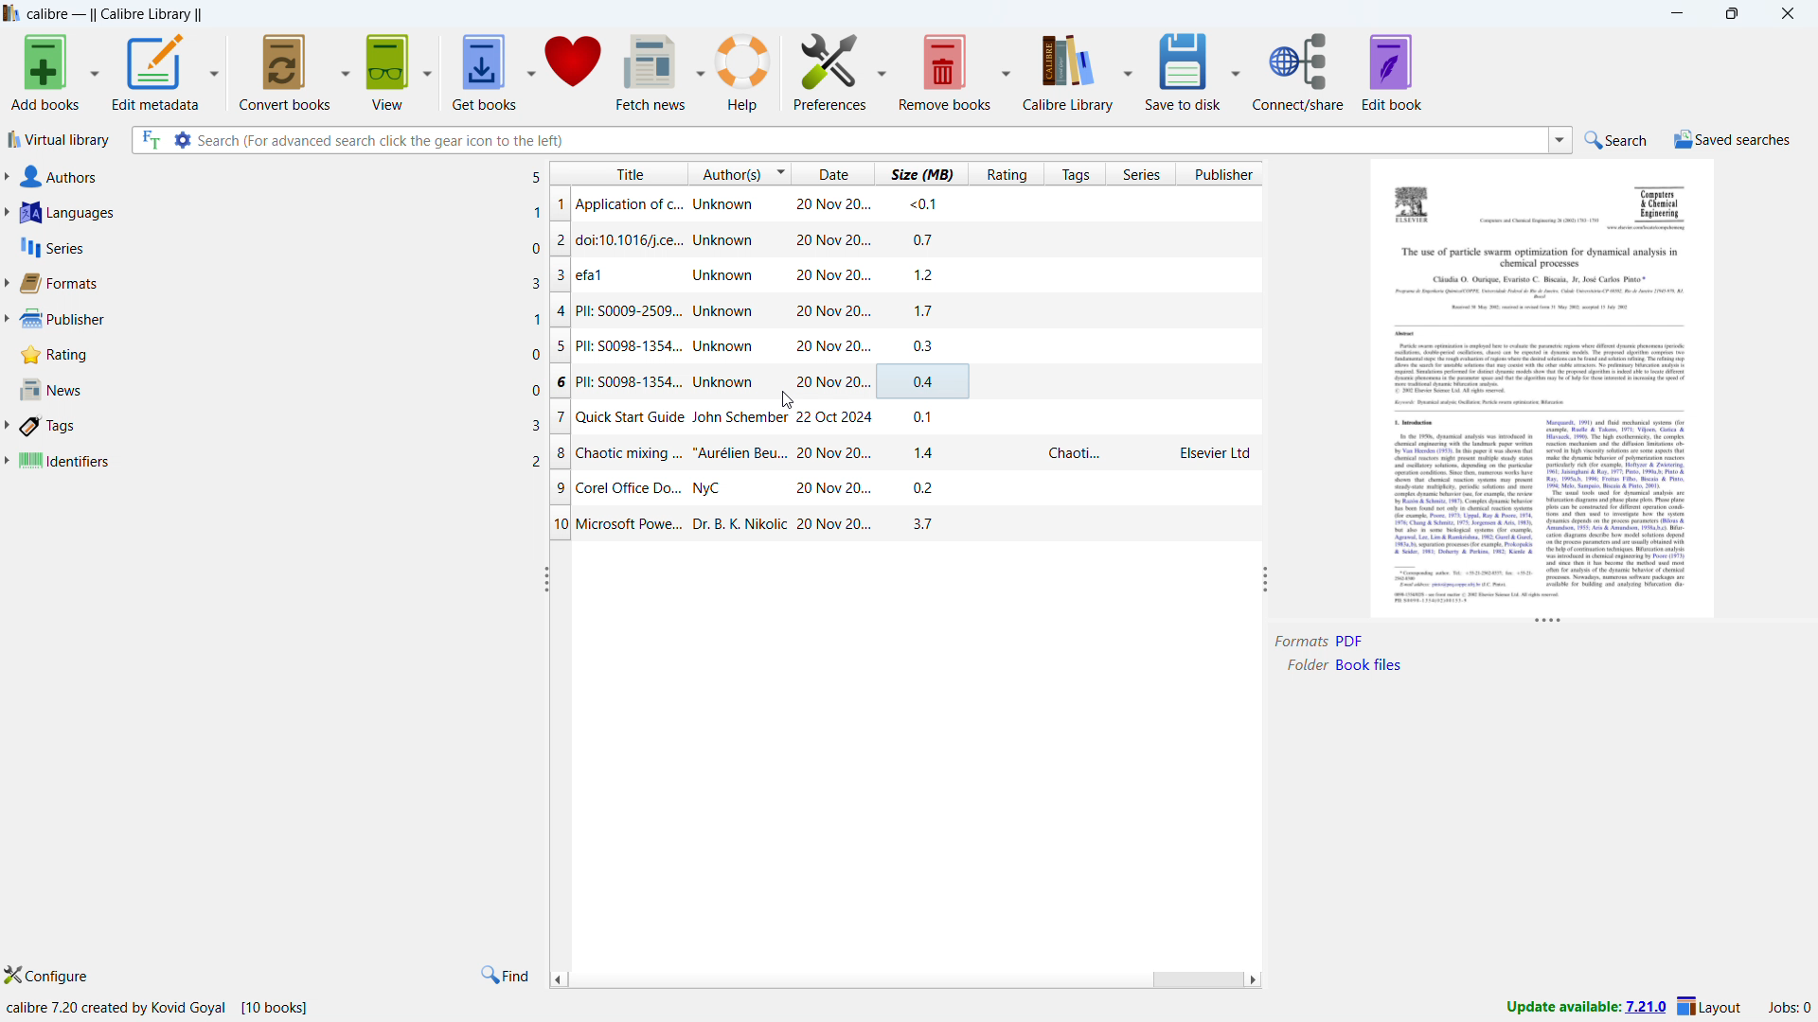  Describe the element at coordinates (1005, 70) in the screenshot. I see `remove books options` at that location.